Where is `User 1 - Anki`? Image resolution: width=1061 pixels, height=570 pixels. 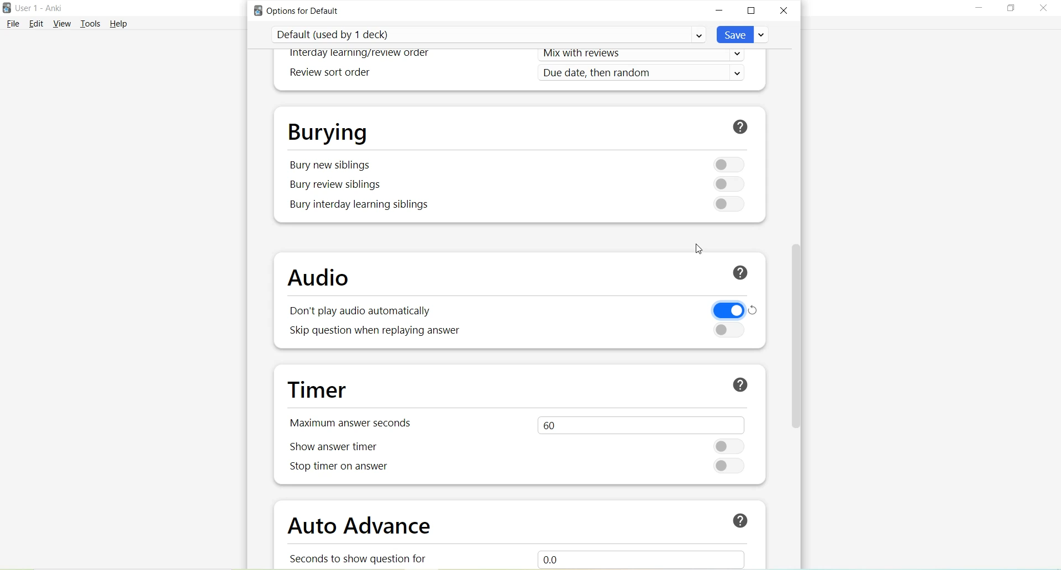 User 1 - Anki is located at coordinates (39, 8).